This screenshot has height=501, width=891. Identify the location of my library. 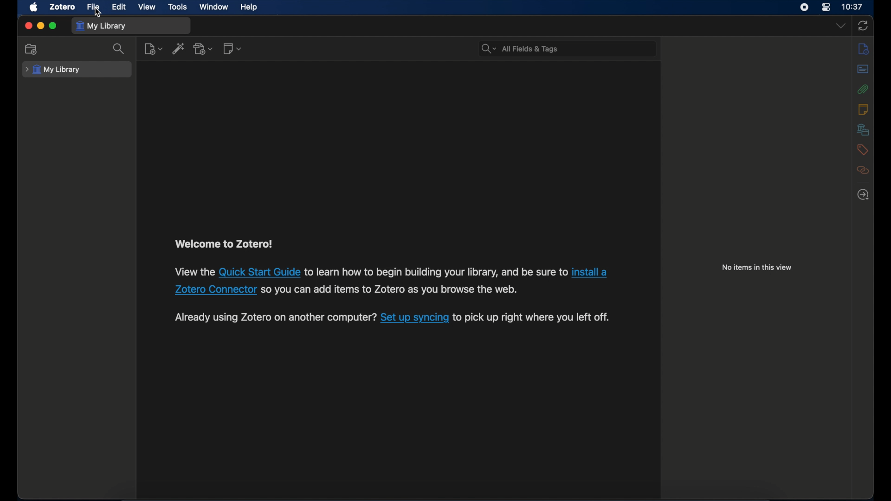
(102, 26).